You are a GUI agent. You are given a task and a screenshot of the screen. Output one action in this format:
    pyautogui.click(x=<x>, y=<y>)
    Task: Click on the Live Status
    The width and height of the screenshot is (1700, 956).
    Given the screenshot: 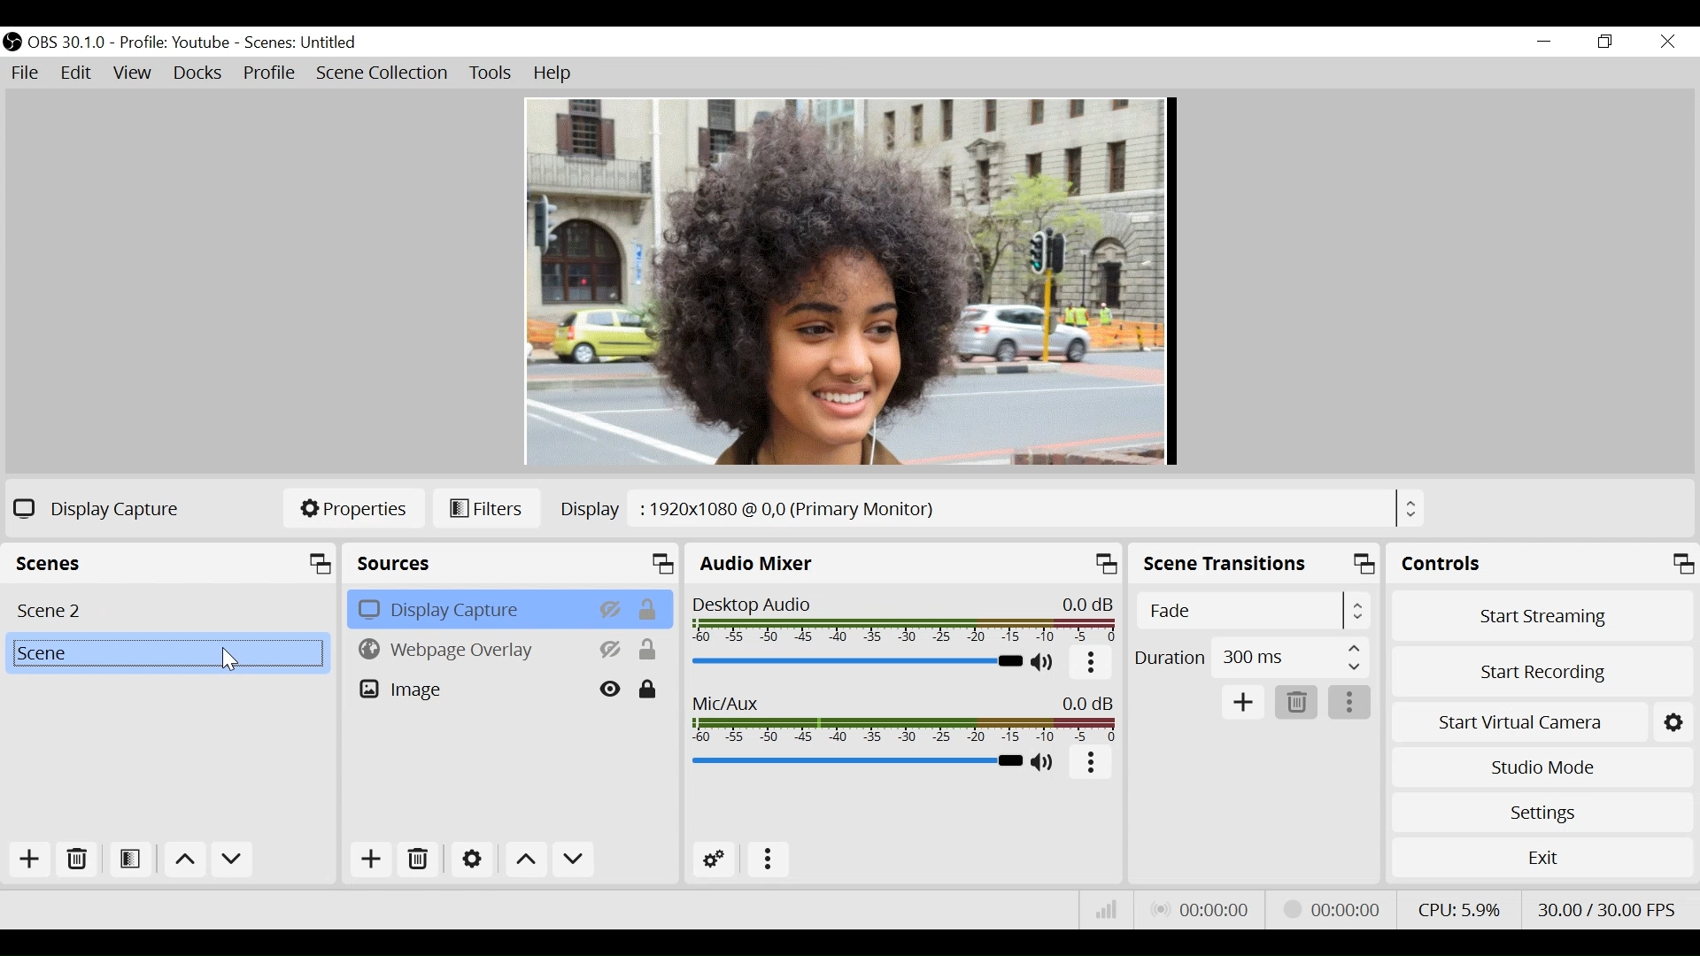 What is the action you would take?
    pyautogui.click(x=1203, y=907)
    